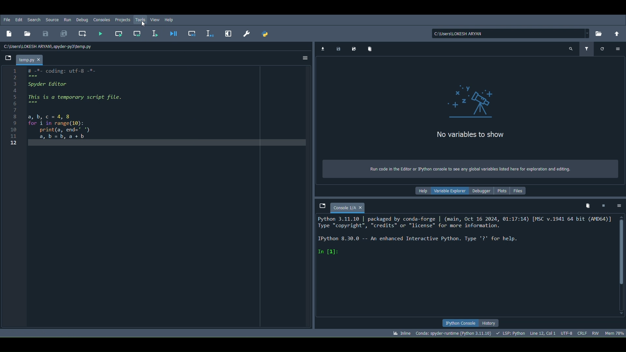  What do you see at coordinates (174, 32) in the screenshot?
I see `Debug file (Ctrl + F5)` at bounding box center [174, 32].